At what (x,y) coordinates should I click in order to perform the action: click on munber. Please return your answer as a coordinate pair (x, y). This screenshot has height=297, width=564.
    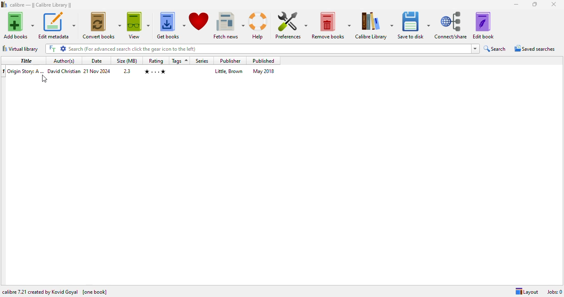
    Looking at the image, I should click on (3, 72).